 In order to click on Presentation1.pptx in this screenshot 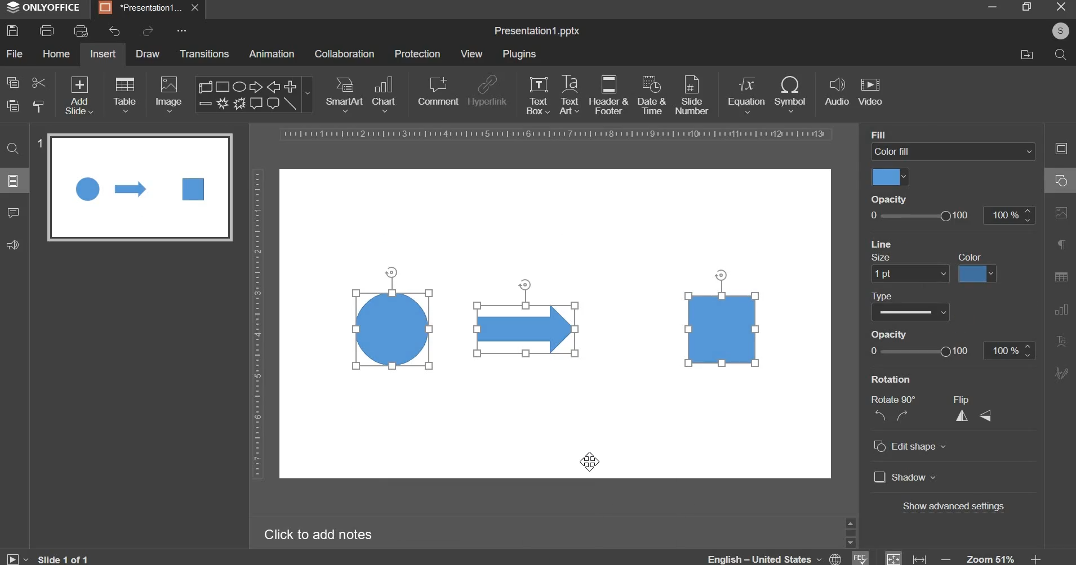, I will do `click(537, 32)`.